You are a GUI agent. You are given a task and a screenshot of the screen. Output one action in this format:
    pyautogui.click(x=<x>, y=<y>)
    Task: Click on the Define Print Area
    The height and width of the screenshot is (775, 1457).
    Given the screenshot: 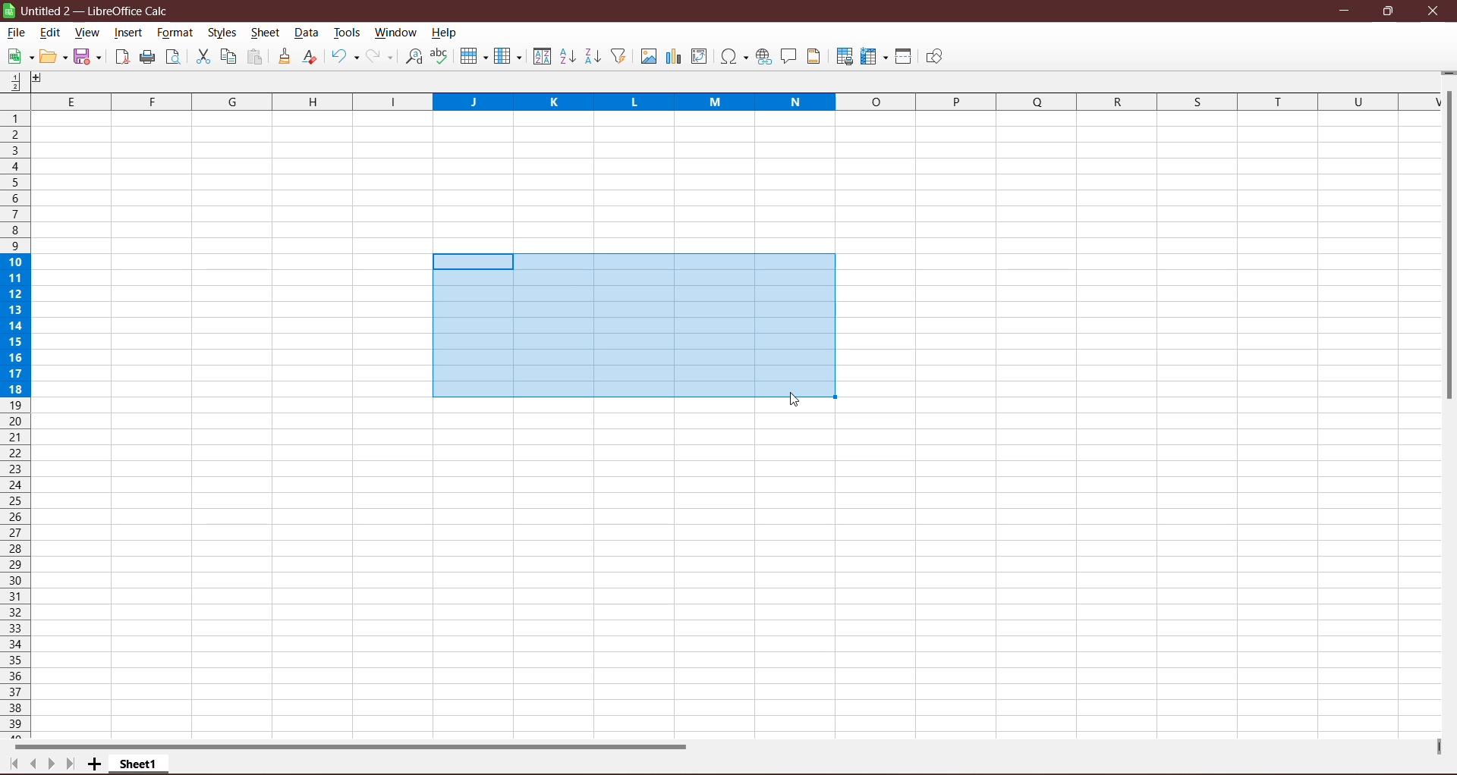 What is the action you would take?
    pyautogui.click(x=844, y=58)
    